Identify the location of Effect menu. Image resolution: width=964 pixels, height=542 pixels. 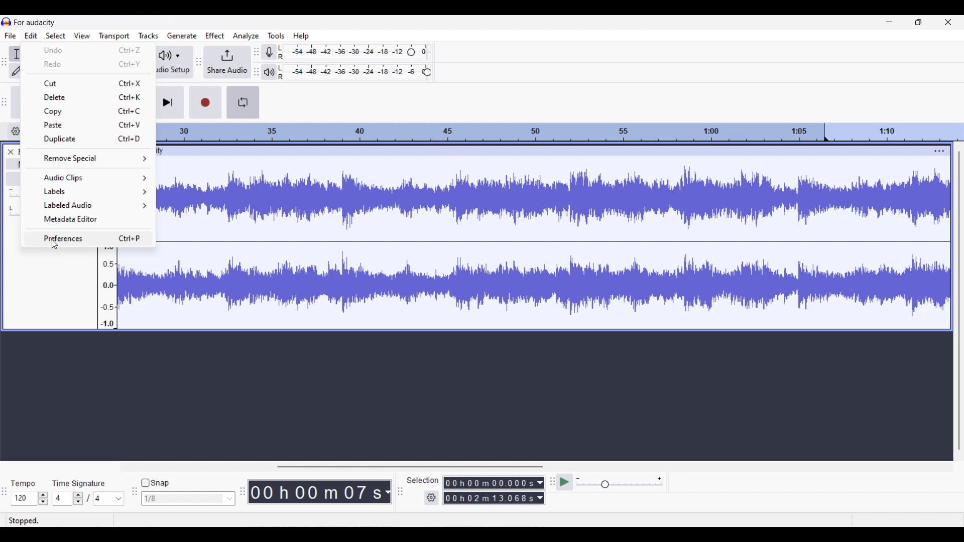
(215, 35).